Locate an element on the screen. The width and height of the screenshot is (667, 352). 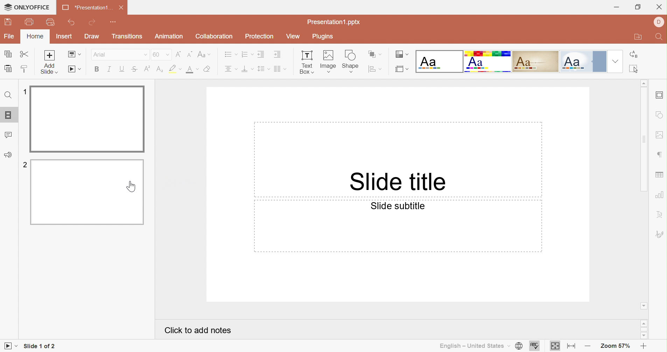
Chart settings is located at coordinates (661, 195).